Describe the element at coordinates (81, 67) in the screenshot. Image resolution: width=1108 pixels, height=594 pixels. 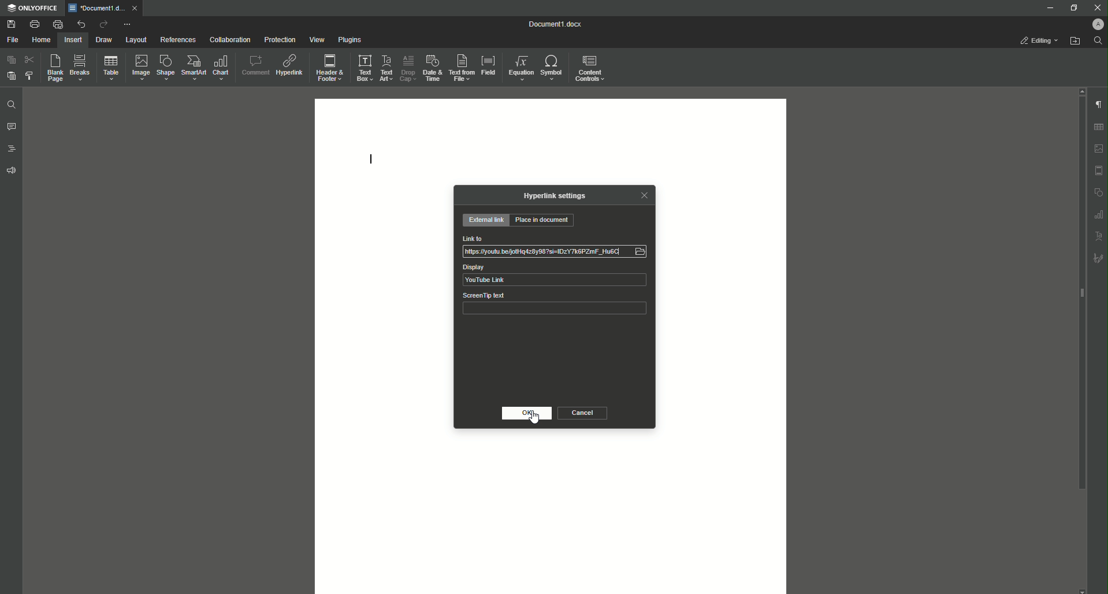
I see `Breaks` at that location.